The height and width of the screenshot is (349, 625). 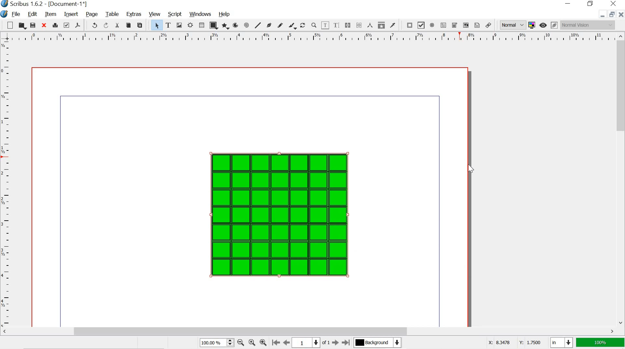 What do you see at coordinates (308, 37) in the screenshot?
I see `ruler` at bounding box center [308, 37].